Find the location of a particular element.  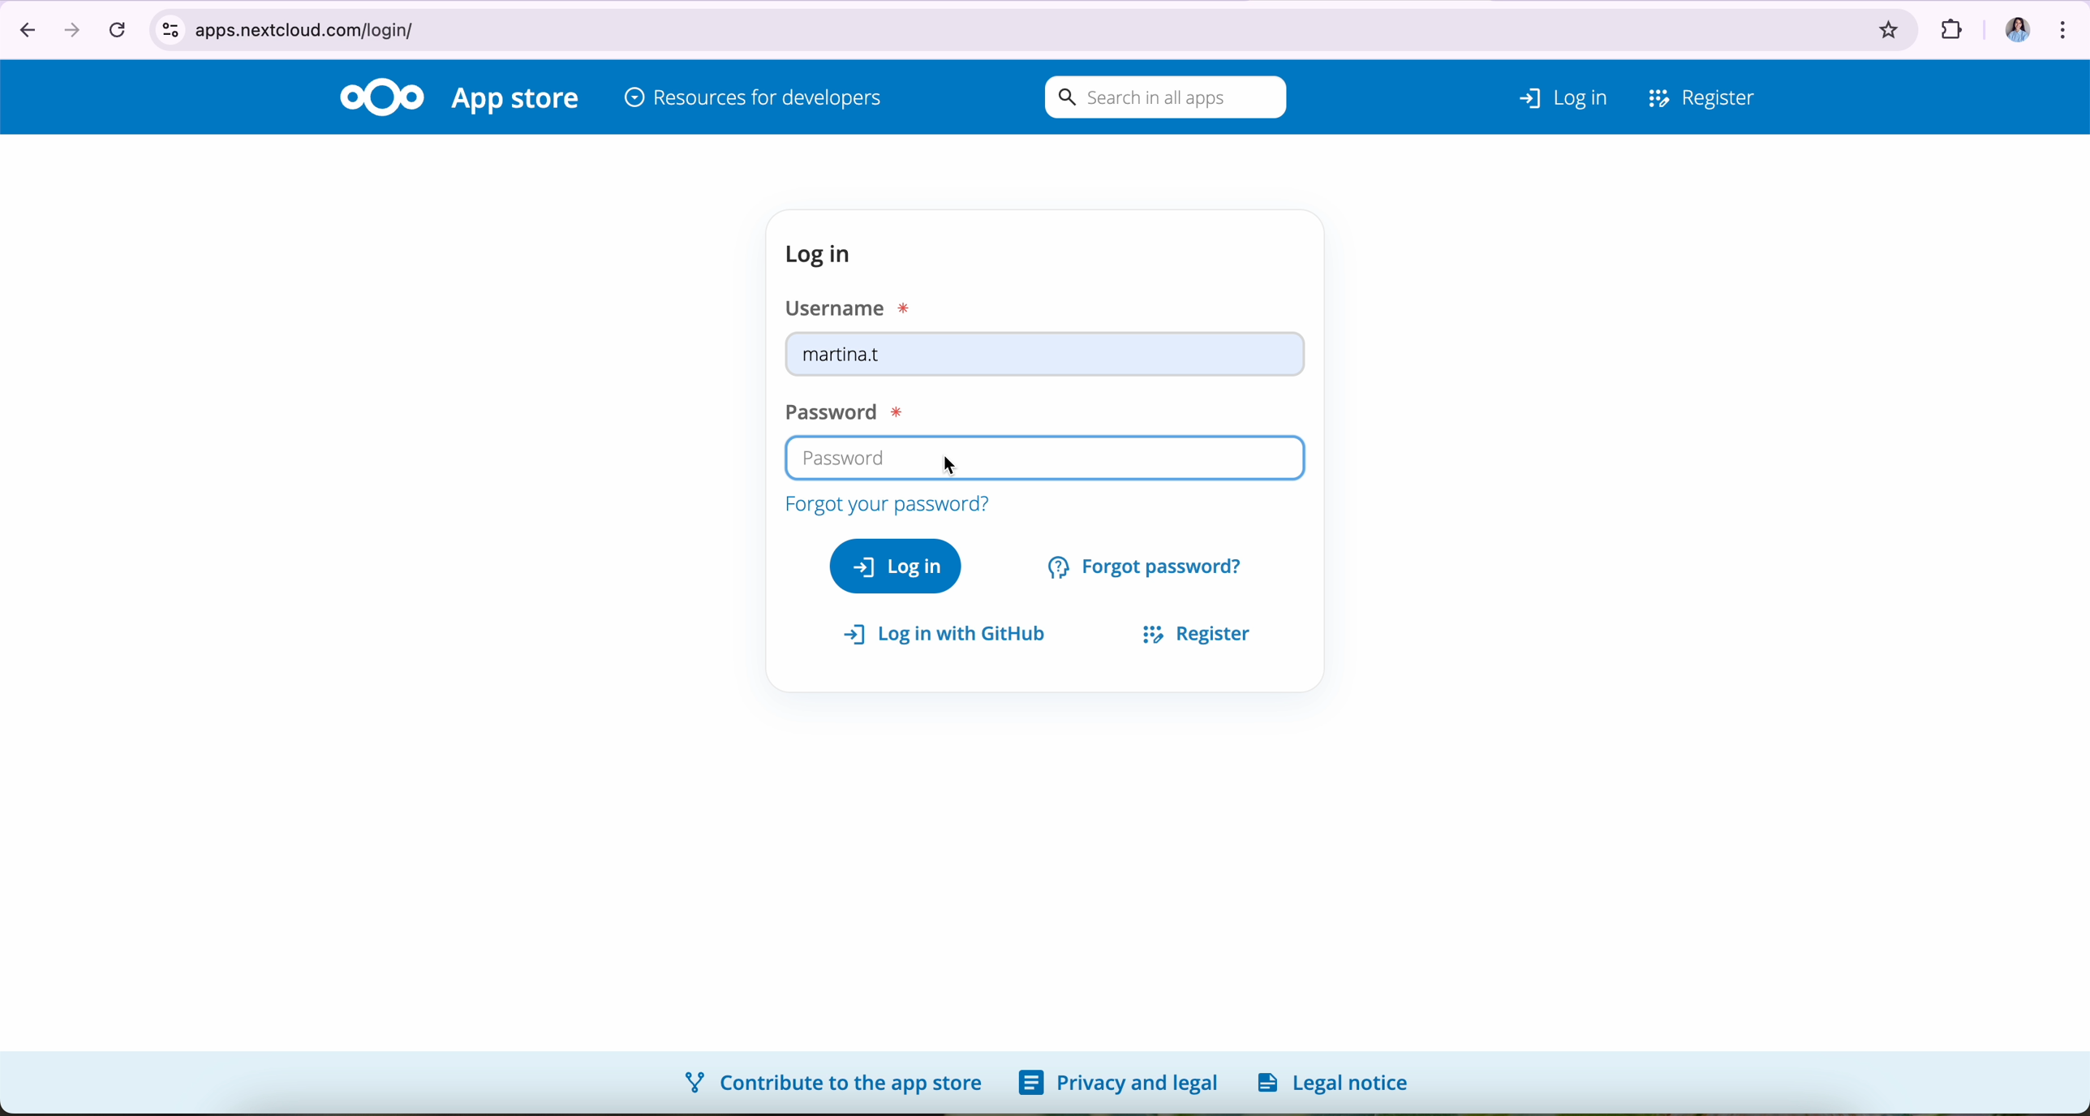

username* is located at coordinates (852, 306).